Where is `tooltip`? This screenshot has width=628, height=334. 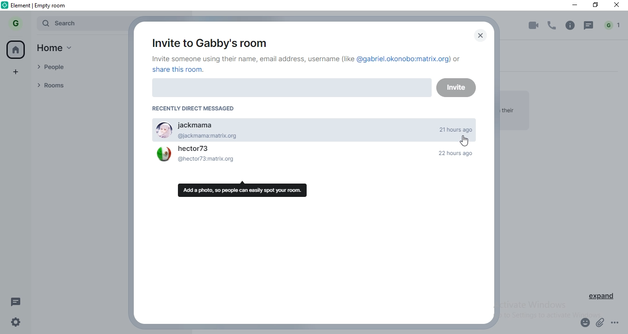 tooltip is located at coordinates (244, 189).